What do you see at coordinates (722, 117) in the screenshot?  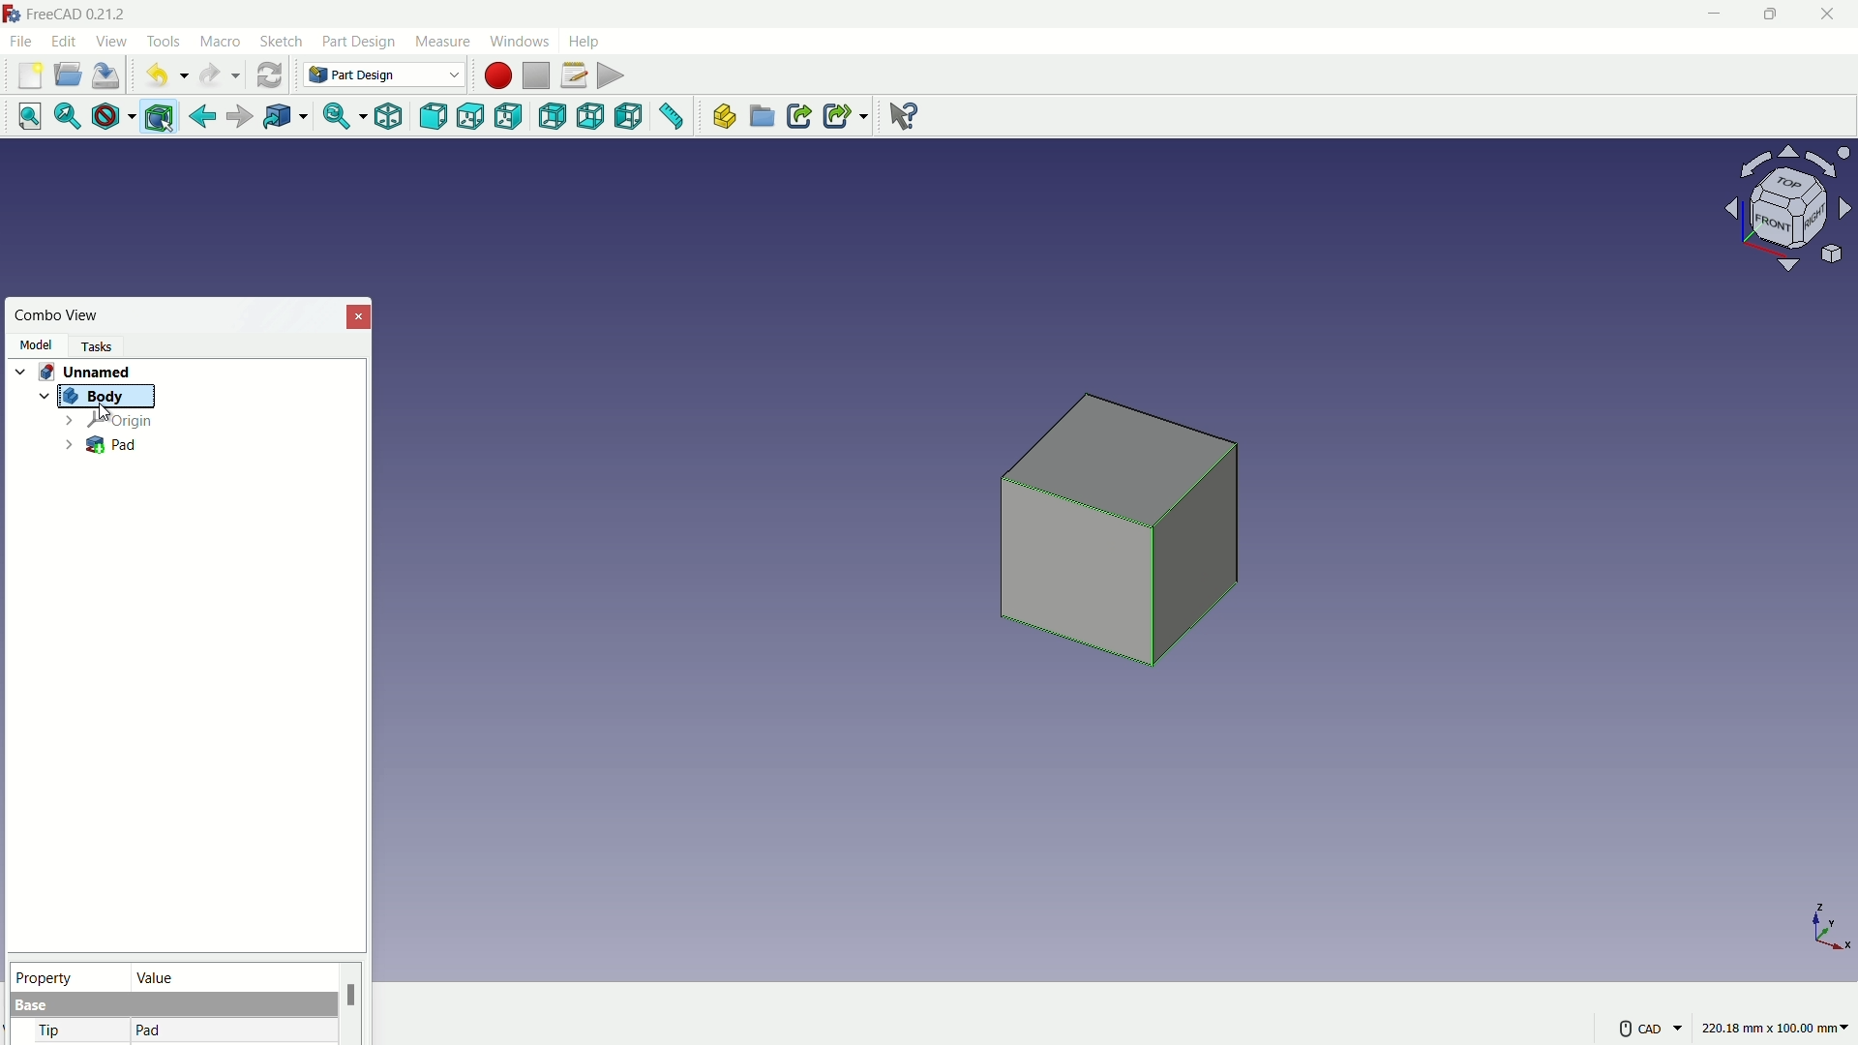 I see `create part` at bounding box center [722, 117].